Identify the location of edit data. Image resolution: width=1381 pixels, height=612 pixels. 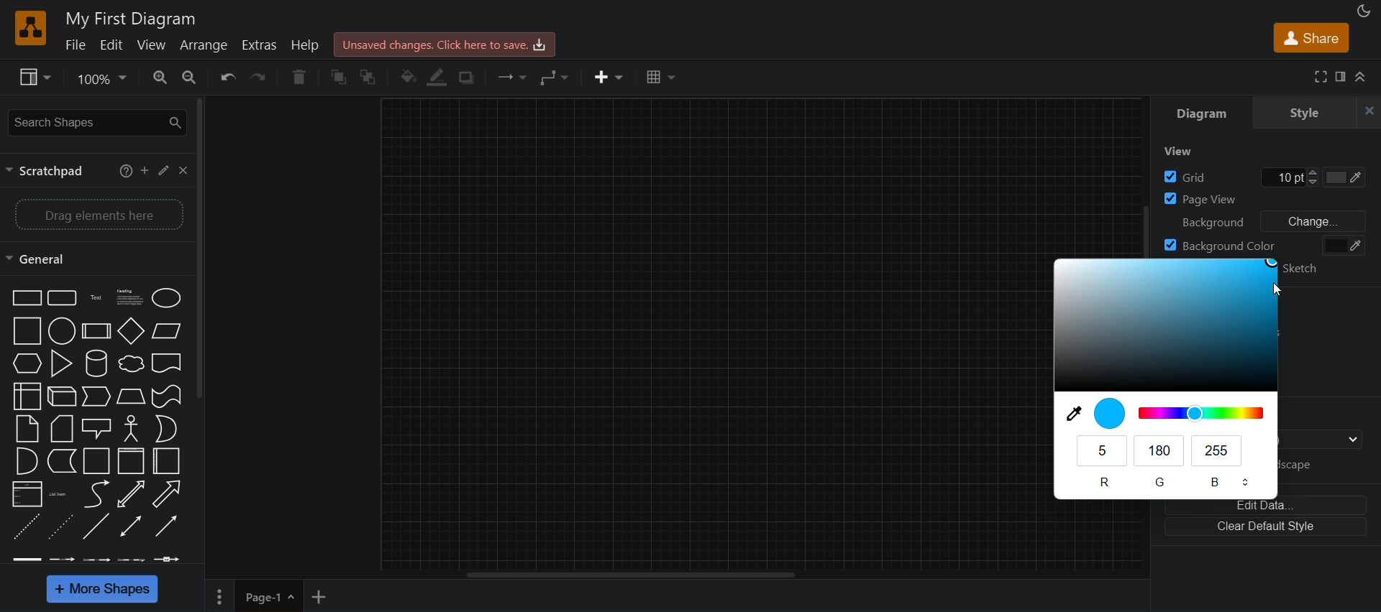
(1271, 509).